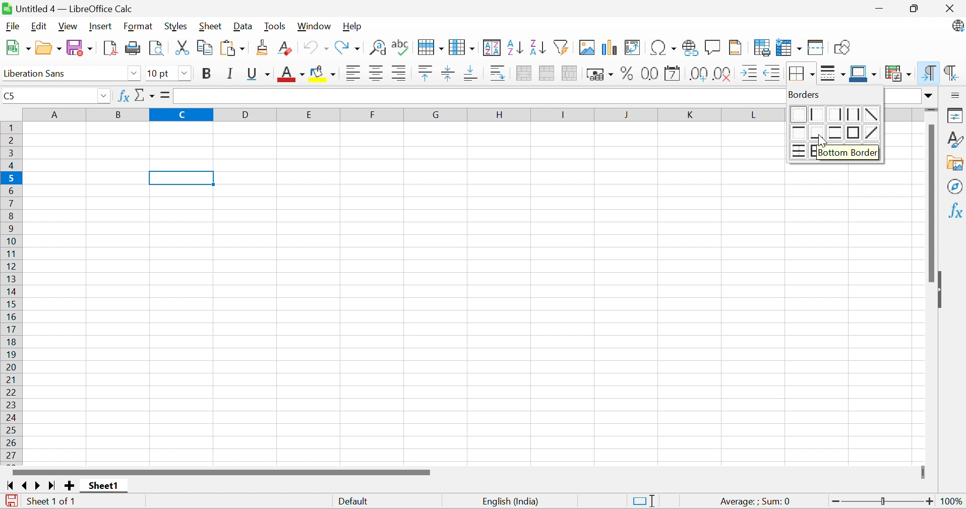  Describe the element at coordinates (958, 28) in the screenshot. I see `LibreOffice update available` at that location.